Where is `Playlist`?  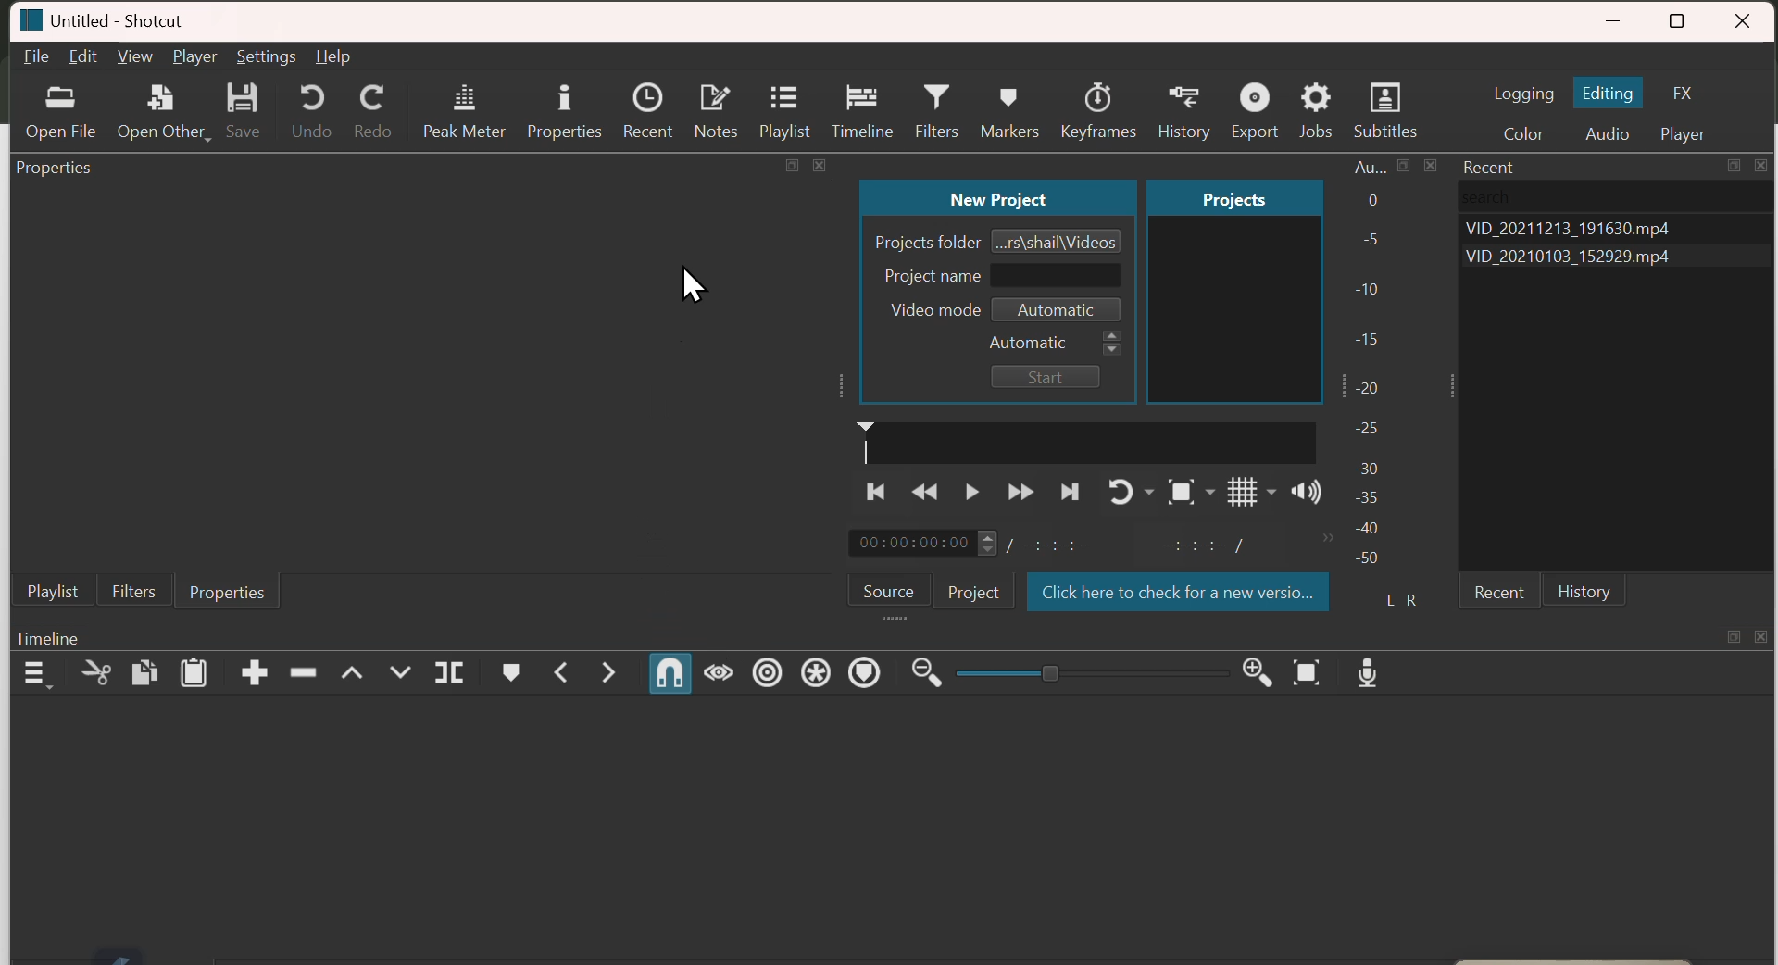 Playlist is located at coordinates (53, 590).